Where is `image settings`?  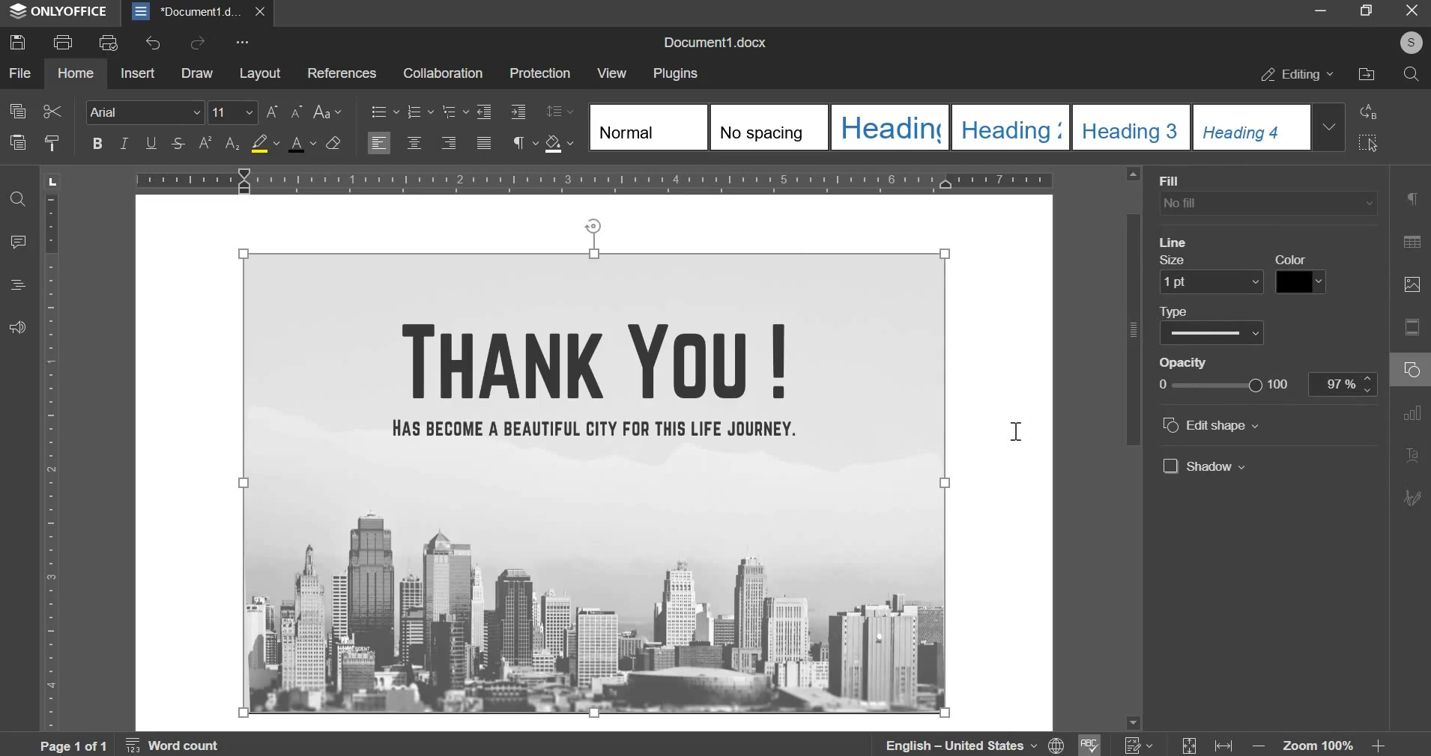
image settings is located at coordinates (1412, 285).